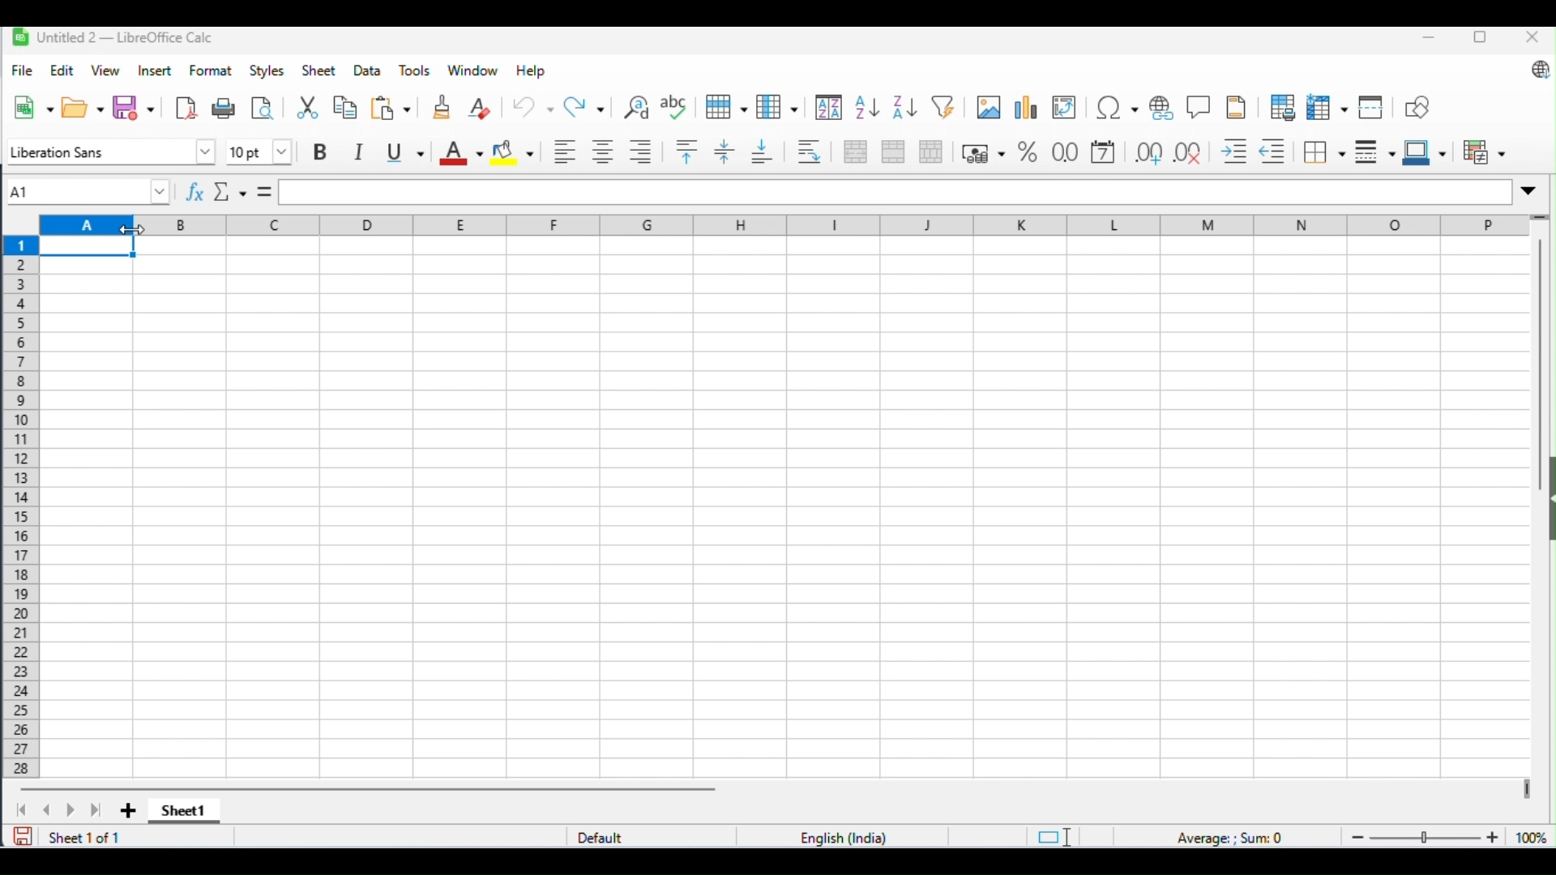 This screenshot has width=1556, height=875. I want to click on row, so click(726, 107).